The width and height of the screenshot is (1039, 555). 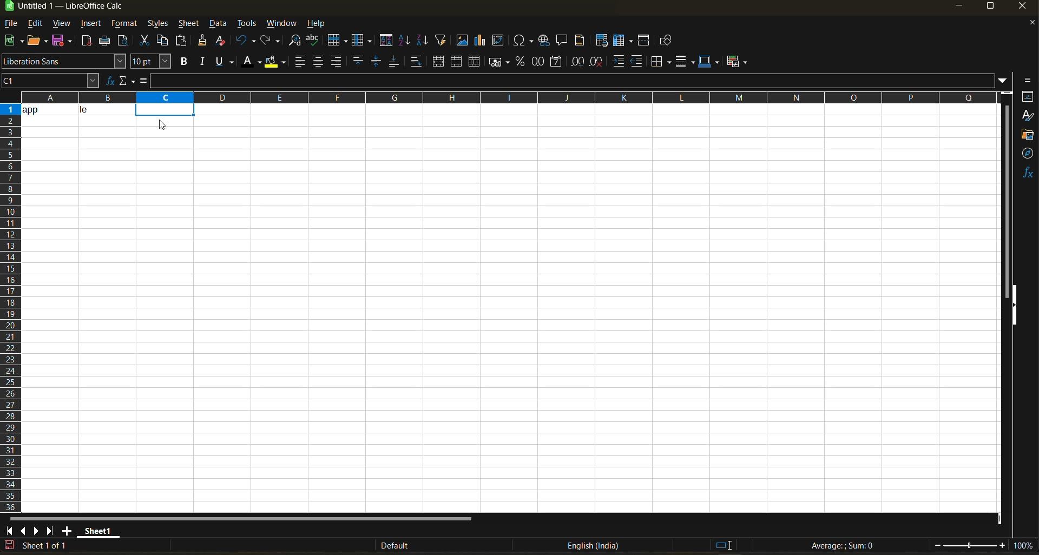 I want to click on minimize, so click(x=958, y=6).